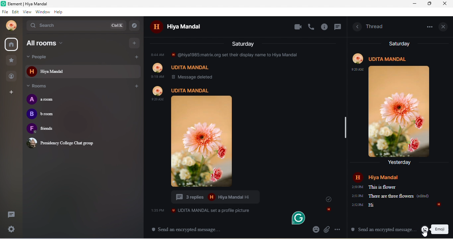  What do you see at coordinates (76, 25) in the screenshot?
I see `search` at bounding box center [76, 25].